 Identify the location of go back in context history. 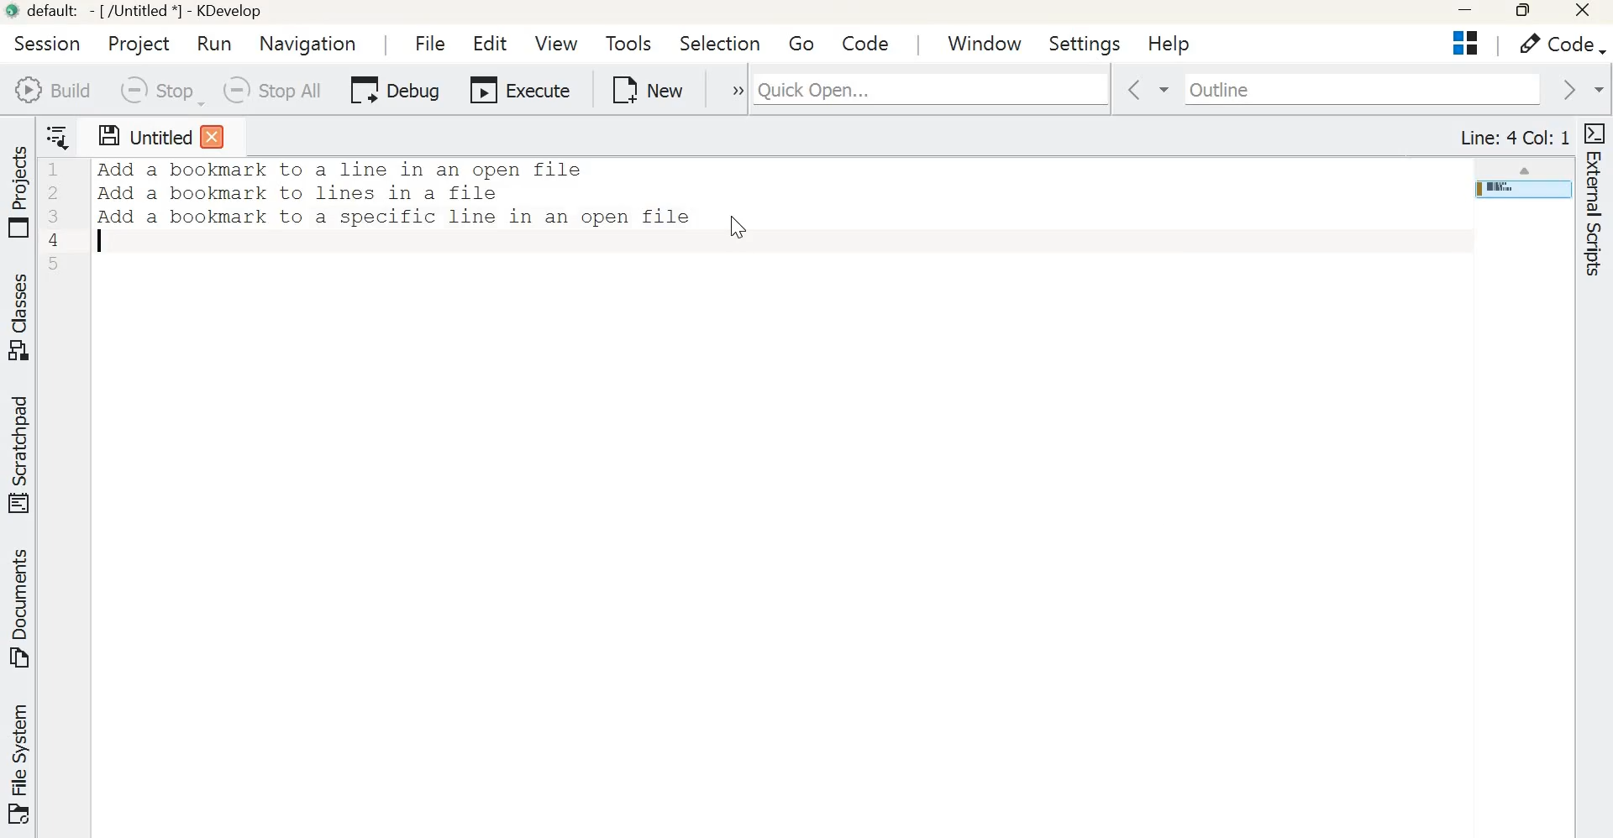
(1148, 91).